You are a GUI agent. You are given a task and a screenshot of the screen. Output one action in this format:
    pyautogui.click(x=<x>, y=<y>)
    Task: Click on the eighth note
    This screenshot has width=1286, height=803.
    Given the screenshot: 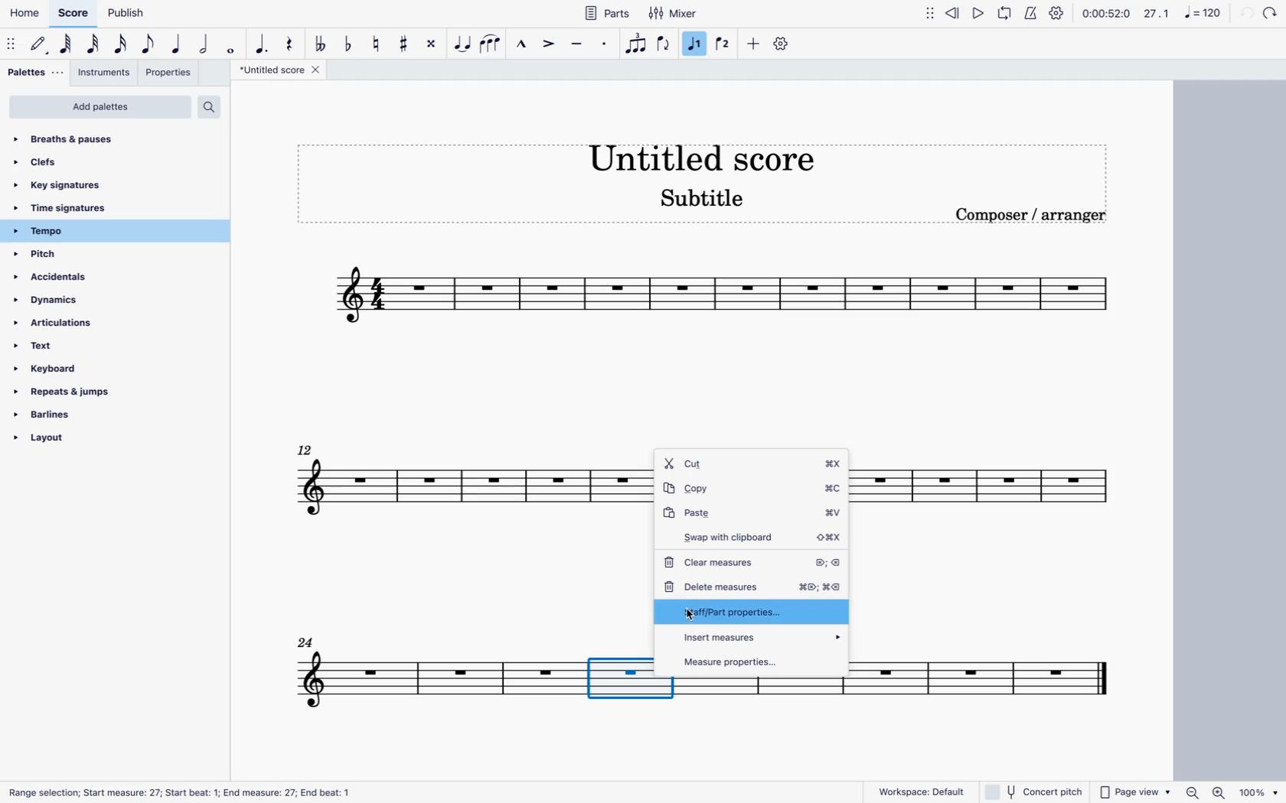 What is the action you would take?
    pyautogui.click(x=149, y=44)
    